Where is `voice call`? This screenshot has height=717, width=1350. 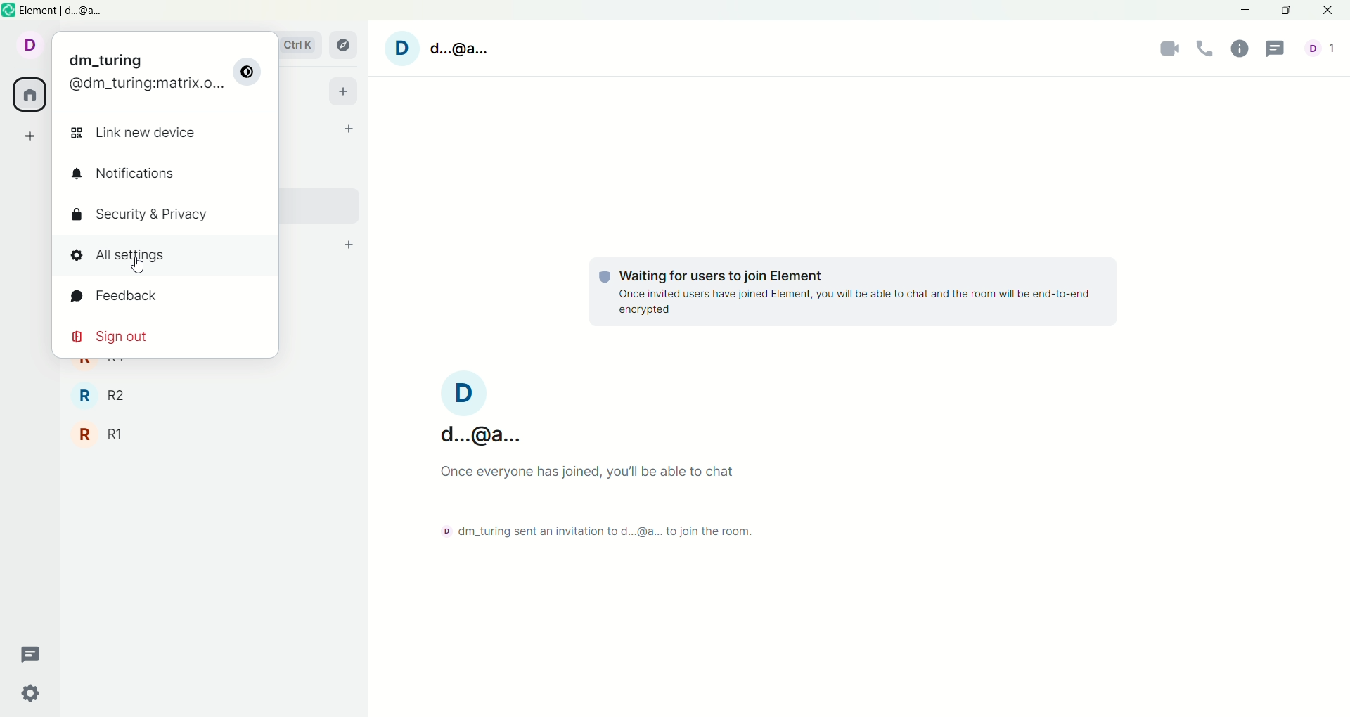
voice call is located at coordinates (1209, 49).